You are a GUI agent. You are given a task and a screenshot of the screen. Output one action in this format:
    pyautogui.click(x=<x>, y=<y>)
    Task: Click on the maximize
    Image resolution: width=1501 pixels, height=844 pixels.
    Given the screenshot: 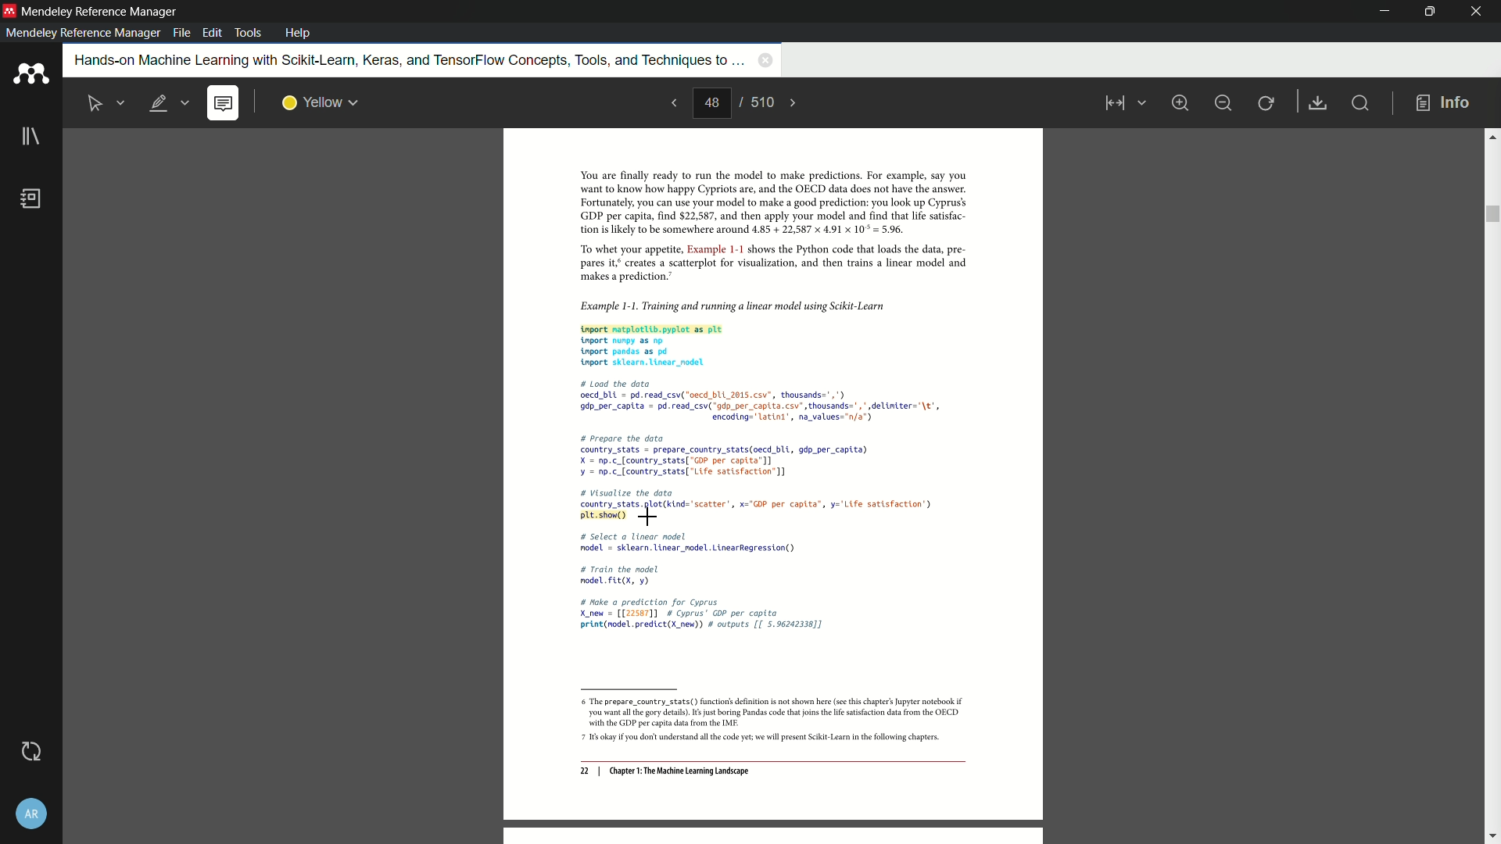 What is the action you would take?
    pyautogui.click(x=1427, y=11)
    